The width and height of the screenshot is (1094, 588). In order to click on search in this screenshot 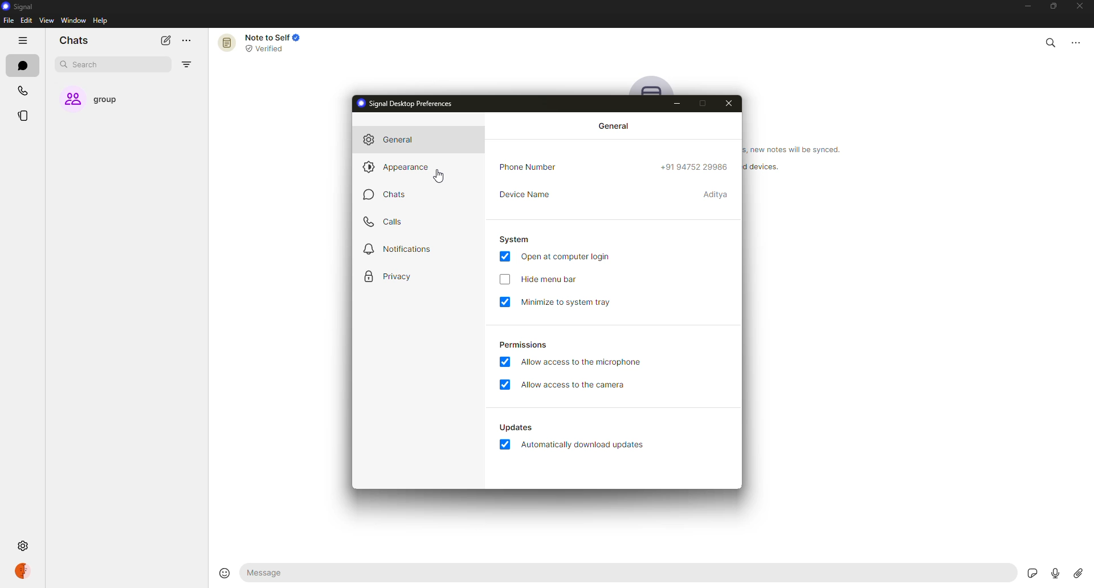, I will do `click(1051, 40)`.